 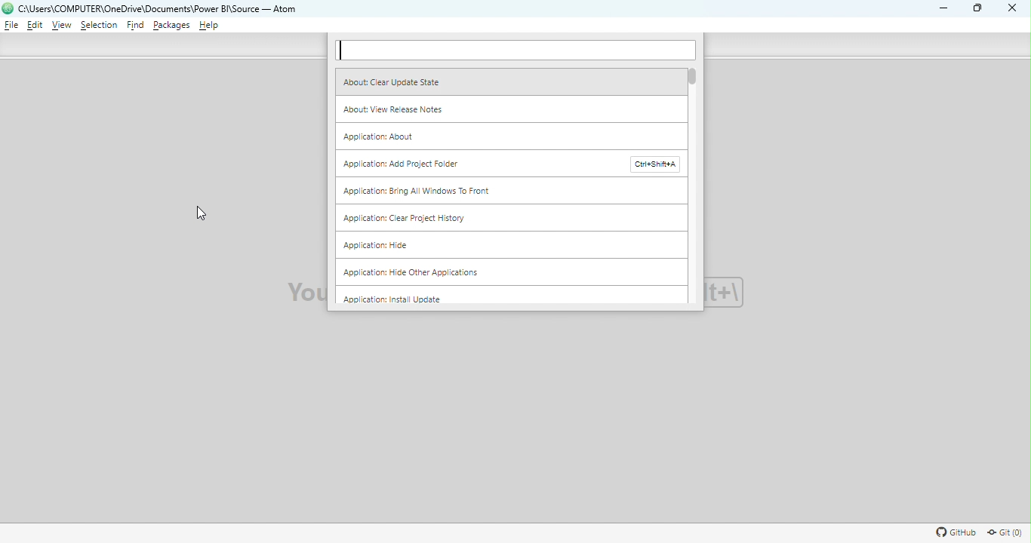 What do you see at coordinates (980, 9) in the screenshot?
I see `Maximize` at bounding box center [980, 9].